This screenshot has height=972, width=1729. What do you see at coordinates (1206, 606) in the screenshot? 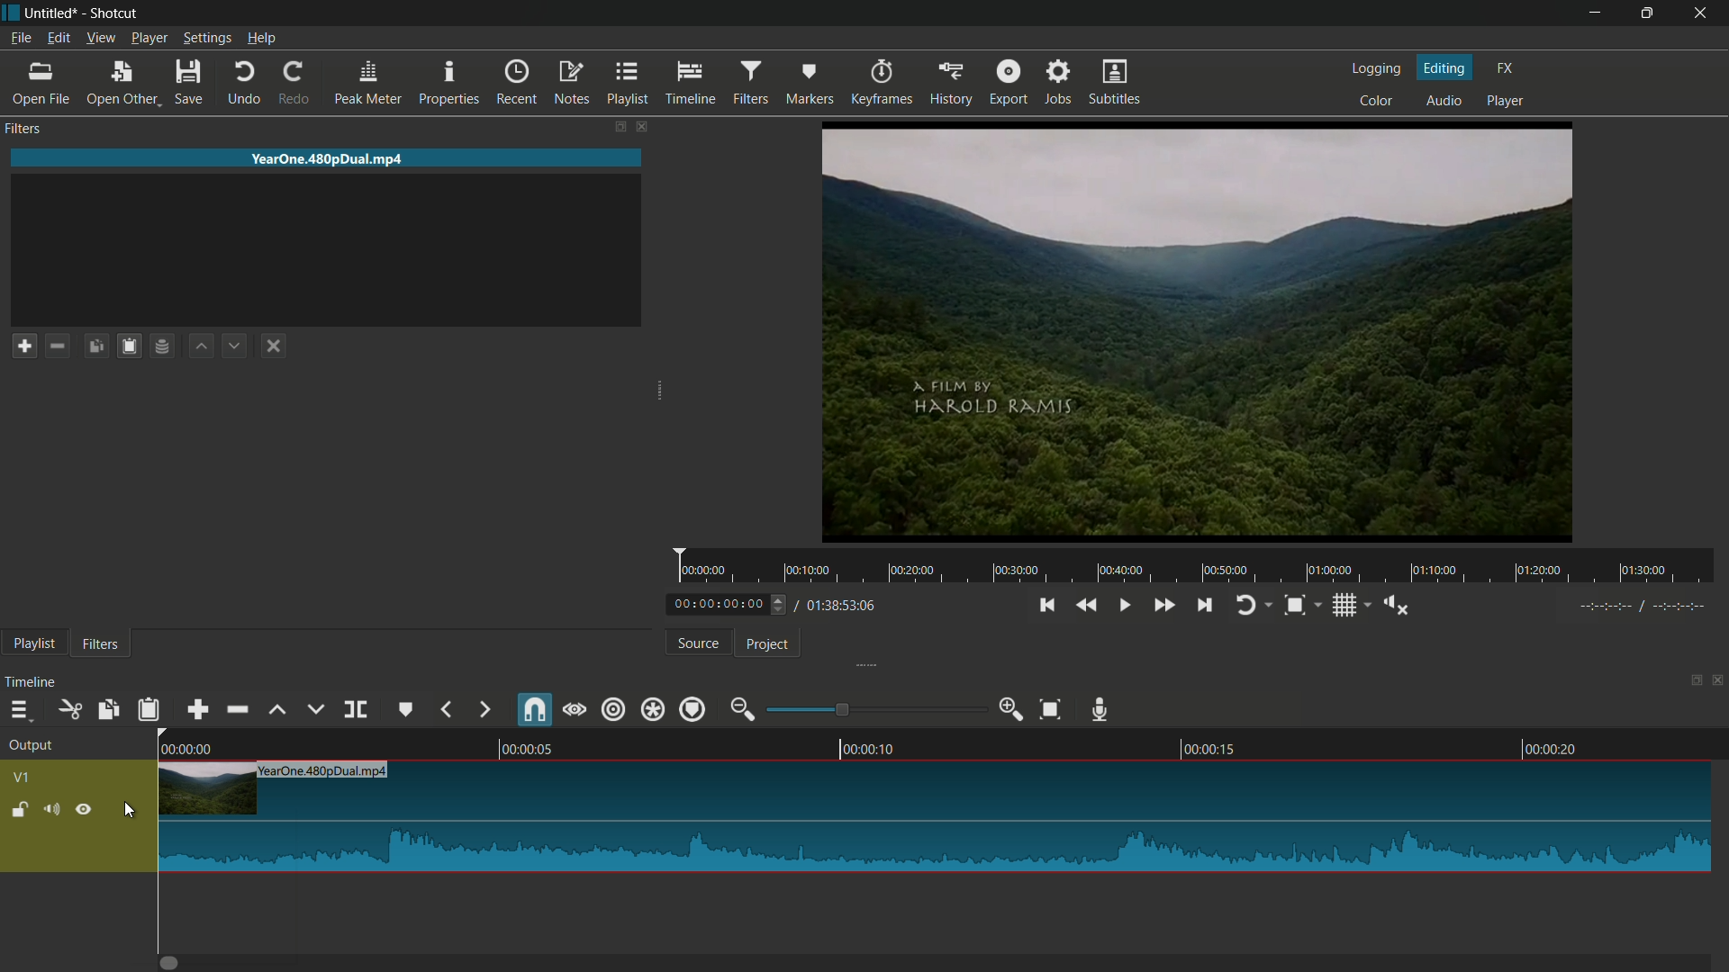
I see `skip to the next point` at bounding box center [1206, 606].